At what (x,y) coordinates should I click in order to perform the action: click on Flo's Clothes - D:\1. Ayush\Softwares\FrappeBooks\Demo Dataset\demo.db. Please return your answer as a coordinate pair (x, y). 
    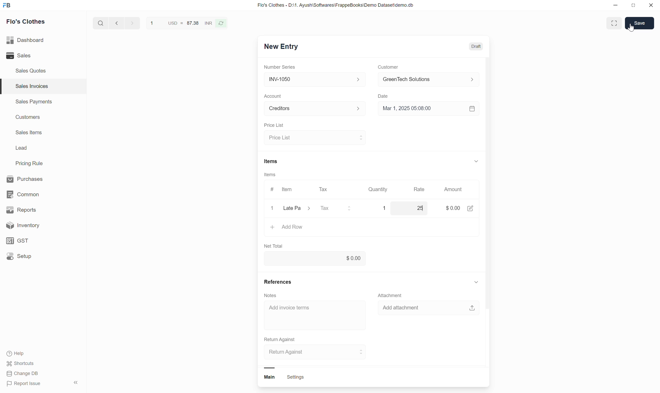
    Looking at the image, I should click on (340, 6).